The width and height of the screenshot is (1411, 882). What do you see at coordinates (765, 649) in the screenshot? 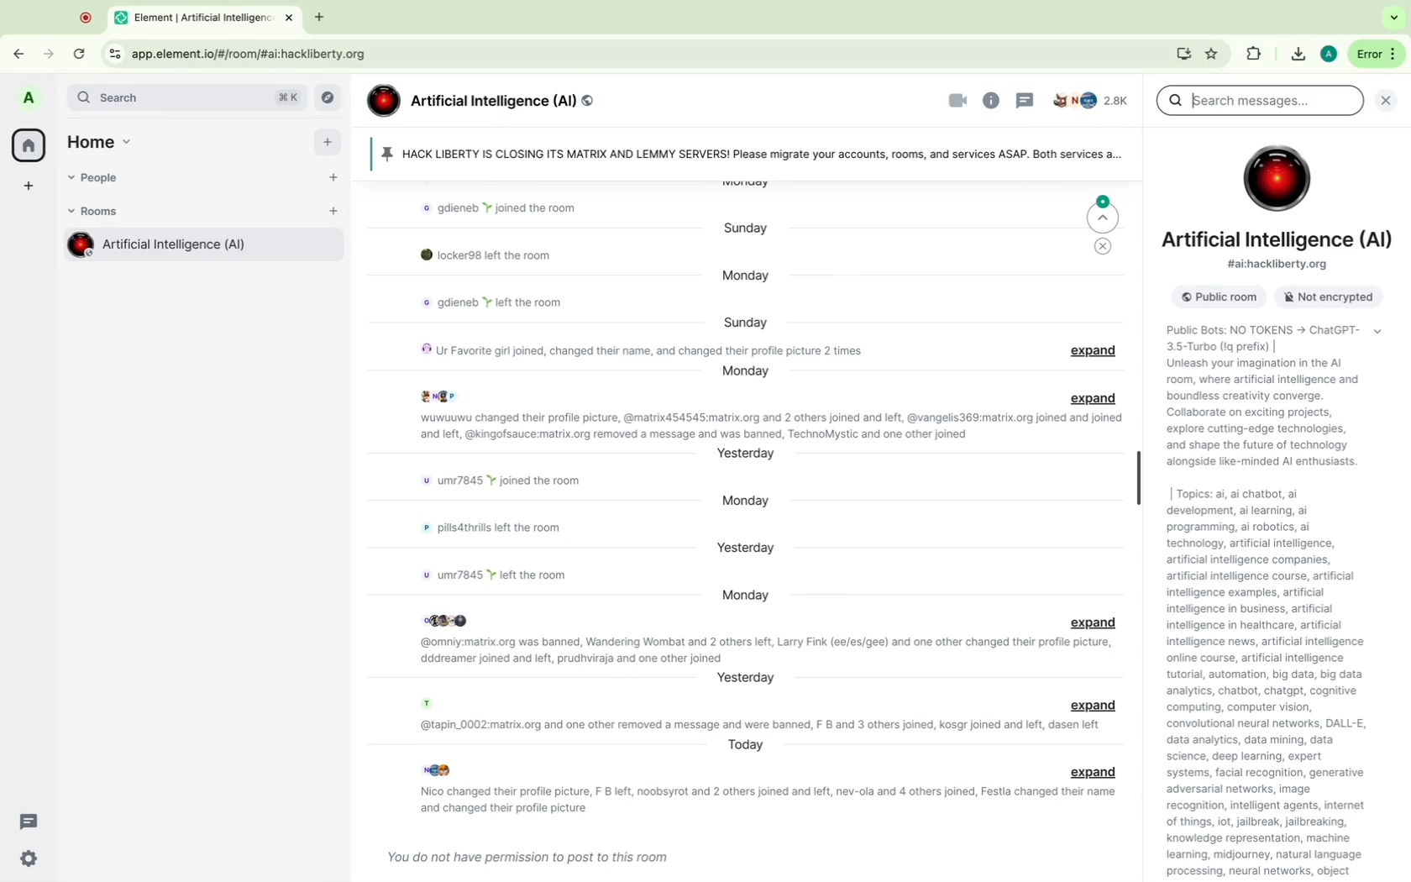
I see `message` at bounding box center [765, 649].